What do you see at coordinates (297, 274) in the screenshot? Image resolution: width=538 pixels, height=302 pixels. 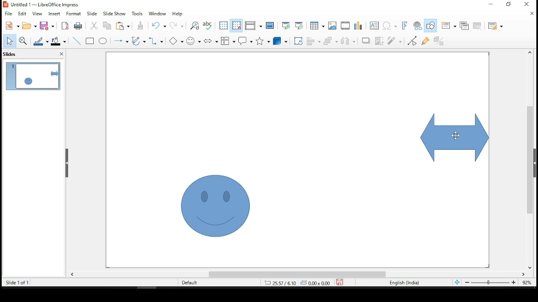 I see `scroll bar` at bounding box center [297, 274].